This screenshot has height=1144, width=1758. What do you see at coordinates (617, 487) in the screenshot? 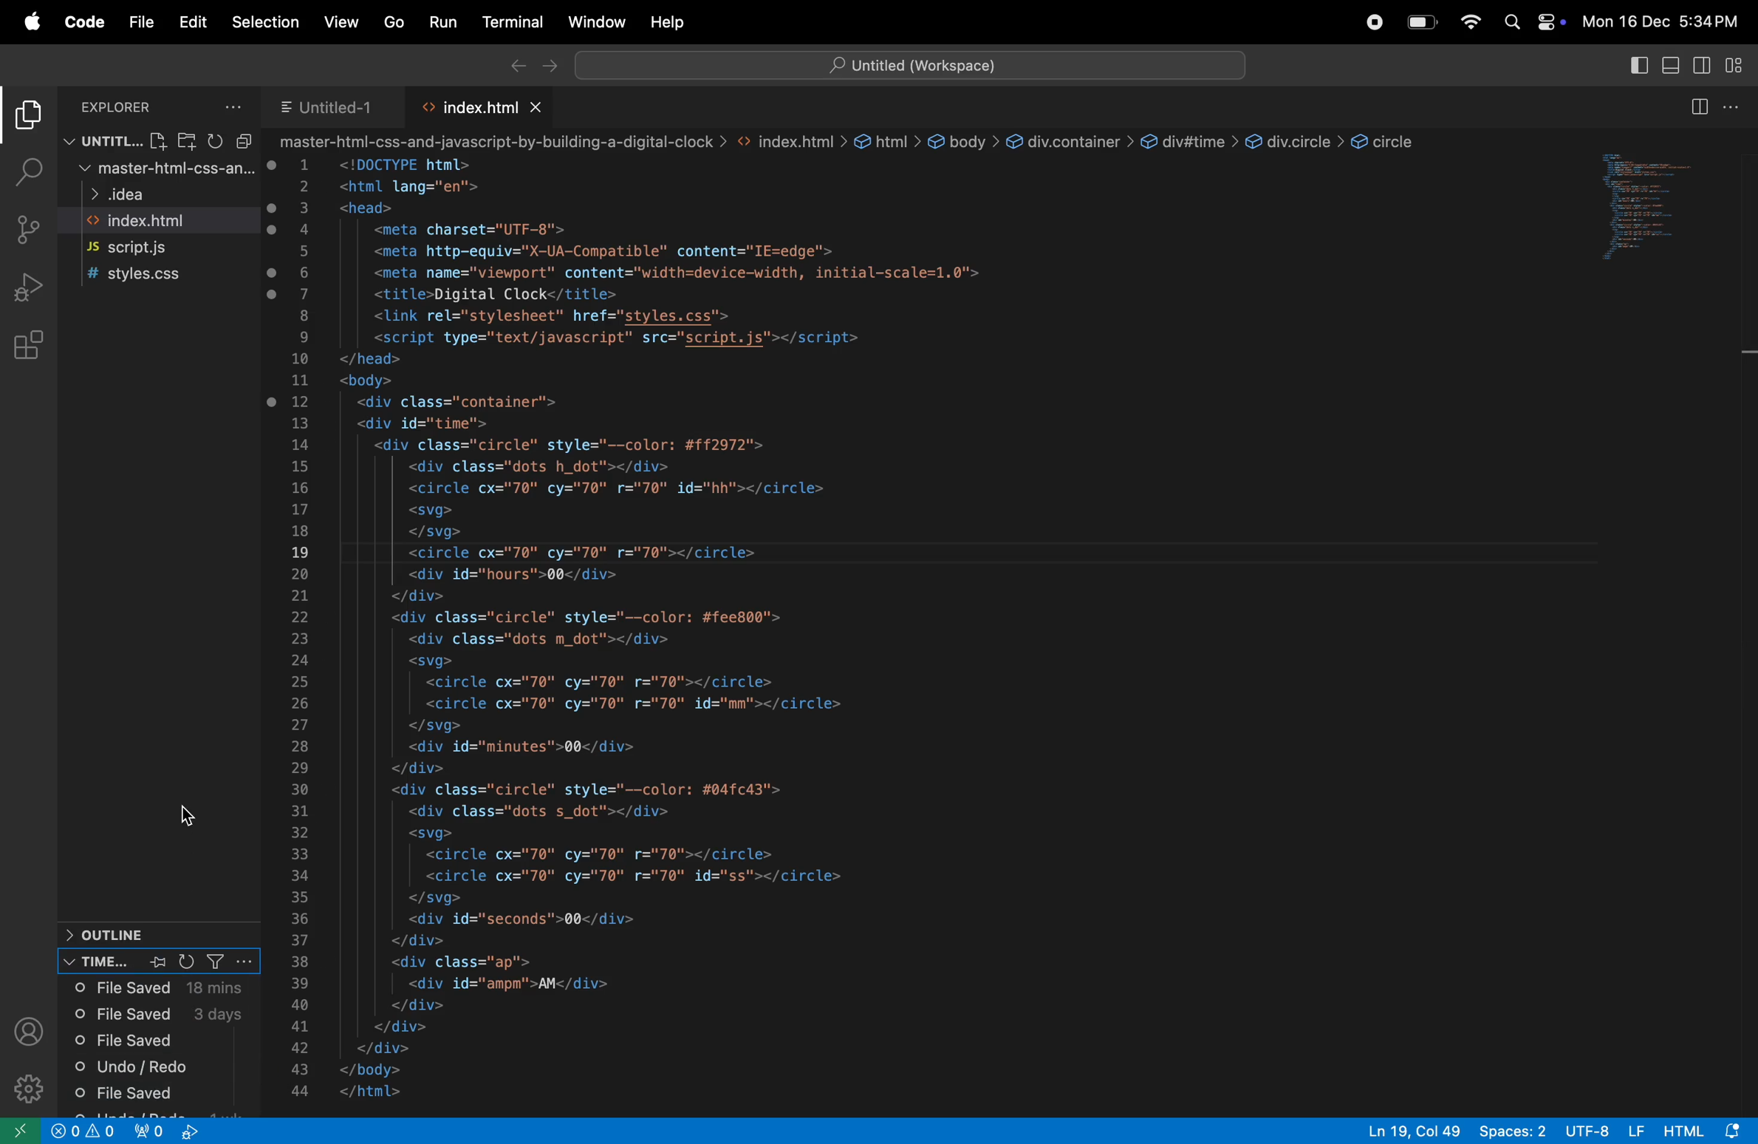
I see `| <circle cx="70" cy="70" r="70" id="hh"></circle>` at bounding box center [617, 487].